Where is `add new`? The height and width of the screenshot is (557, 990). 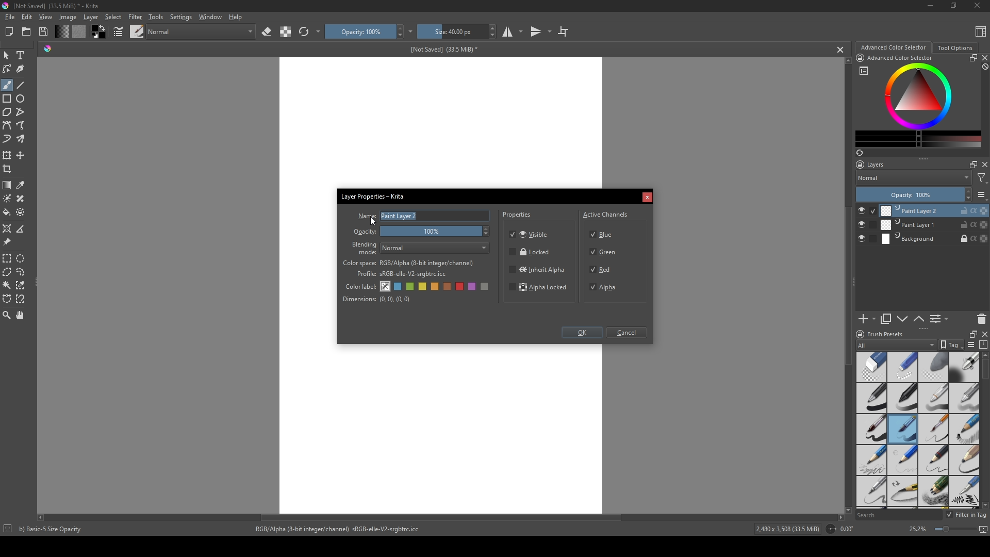 add new is located at coordinates (866, 319).